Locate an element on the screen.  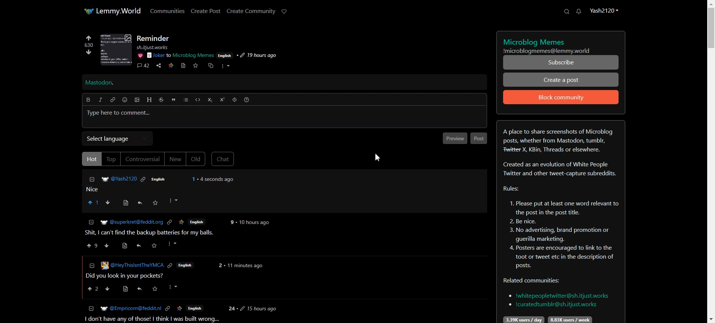
 is located at coordinates (179, 308).